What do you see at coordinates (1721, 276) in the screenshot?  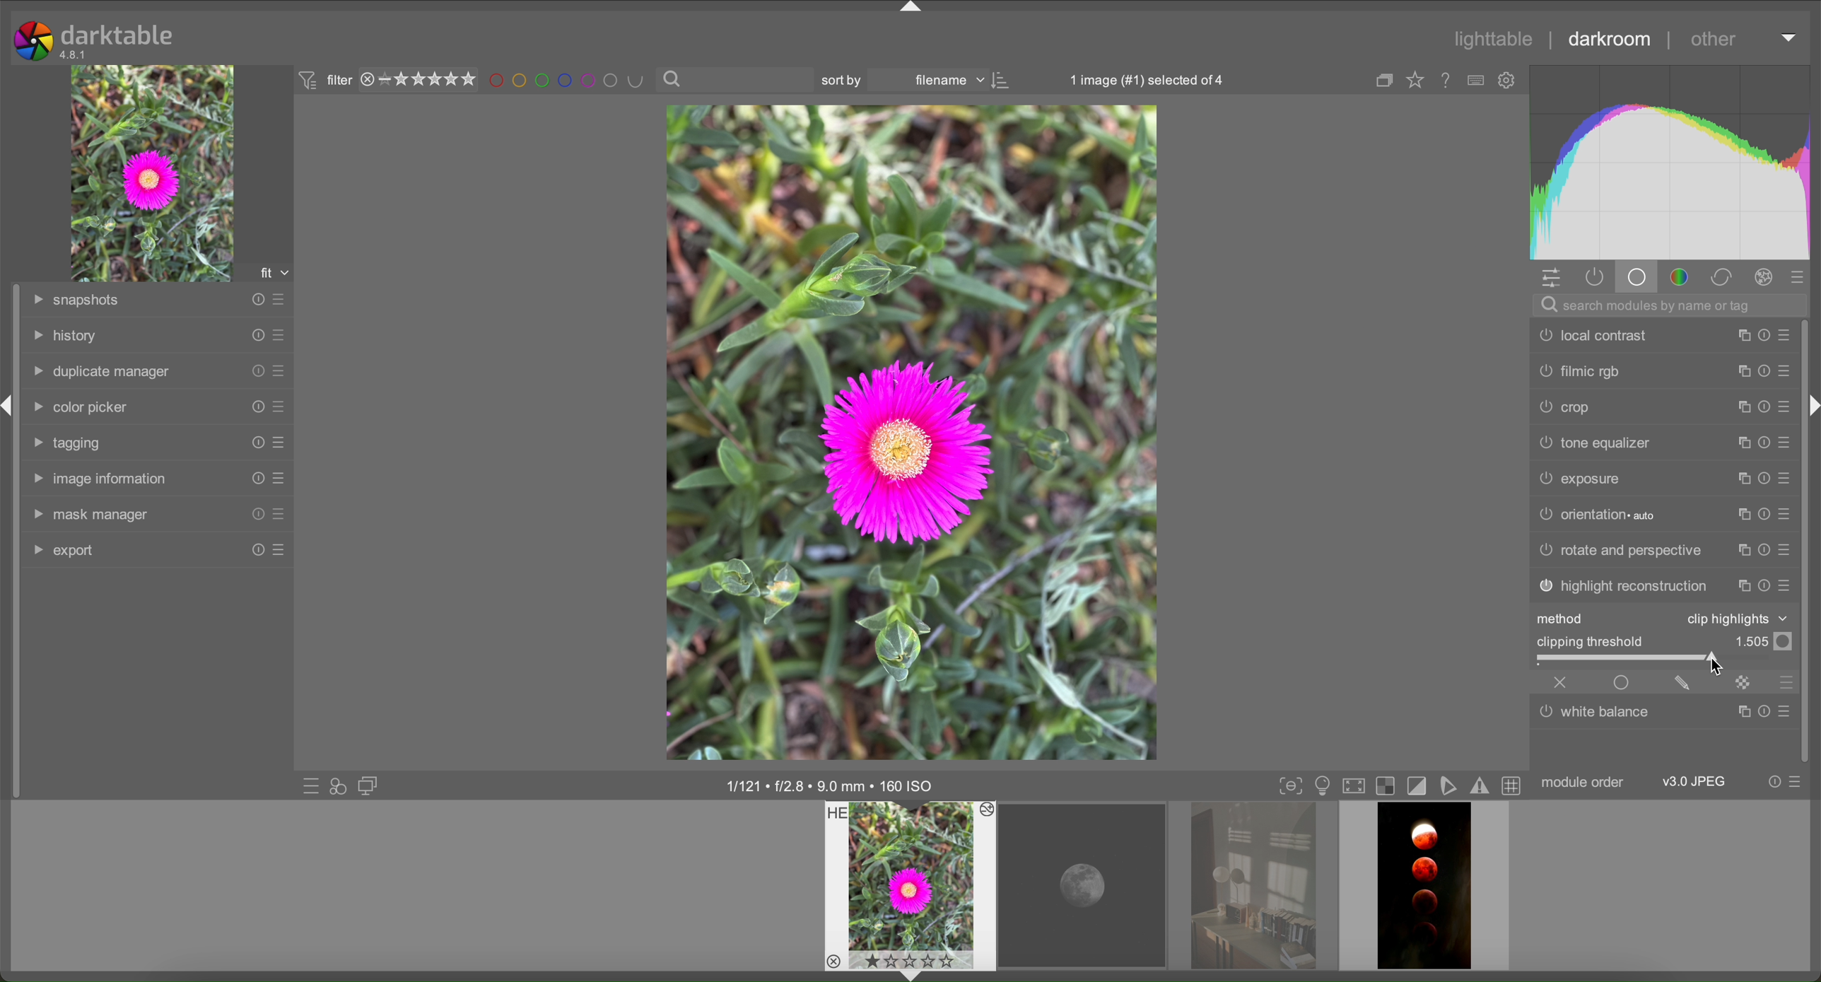 I see `correct` at bounding box center [1721, 276].